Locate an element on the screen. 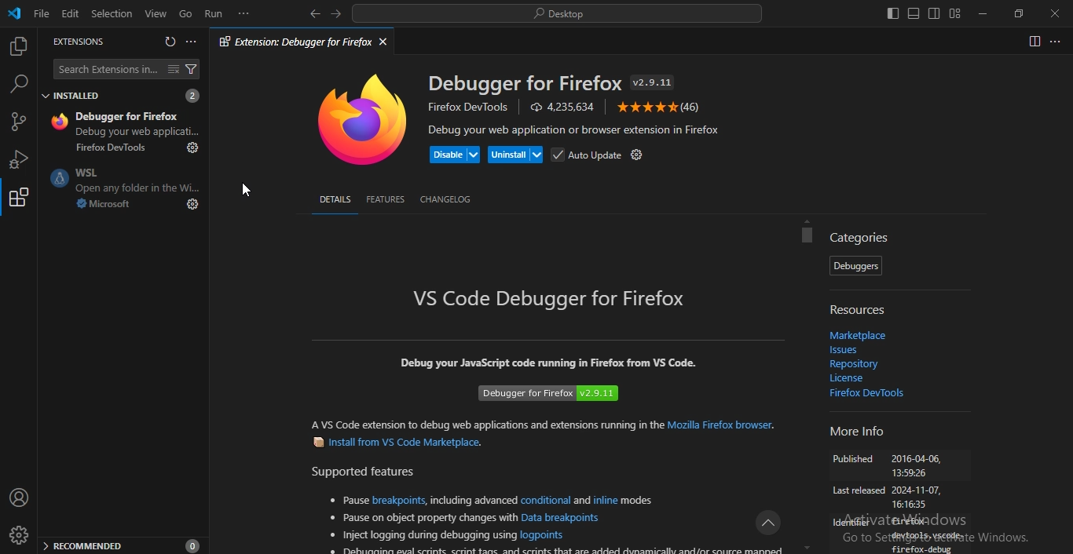 The height and width of the screenshot is (554, 1073). Debugger for Firefox is located at coordinates (526, 82).